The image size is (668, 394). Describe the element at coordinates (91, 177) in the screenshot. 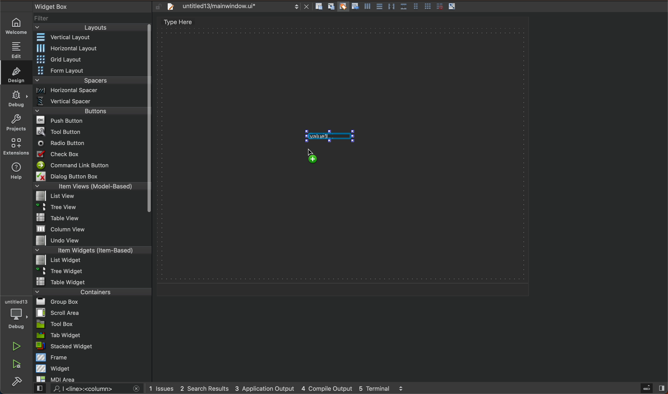

I see `dialong button` at that location.